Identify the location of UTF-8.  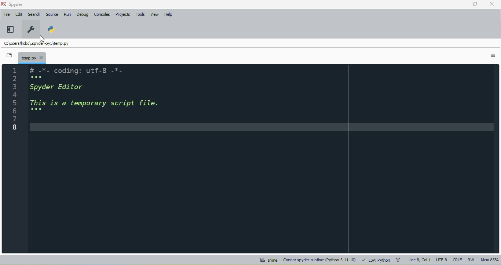
(442, 259).